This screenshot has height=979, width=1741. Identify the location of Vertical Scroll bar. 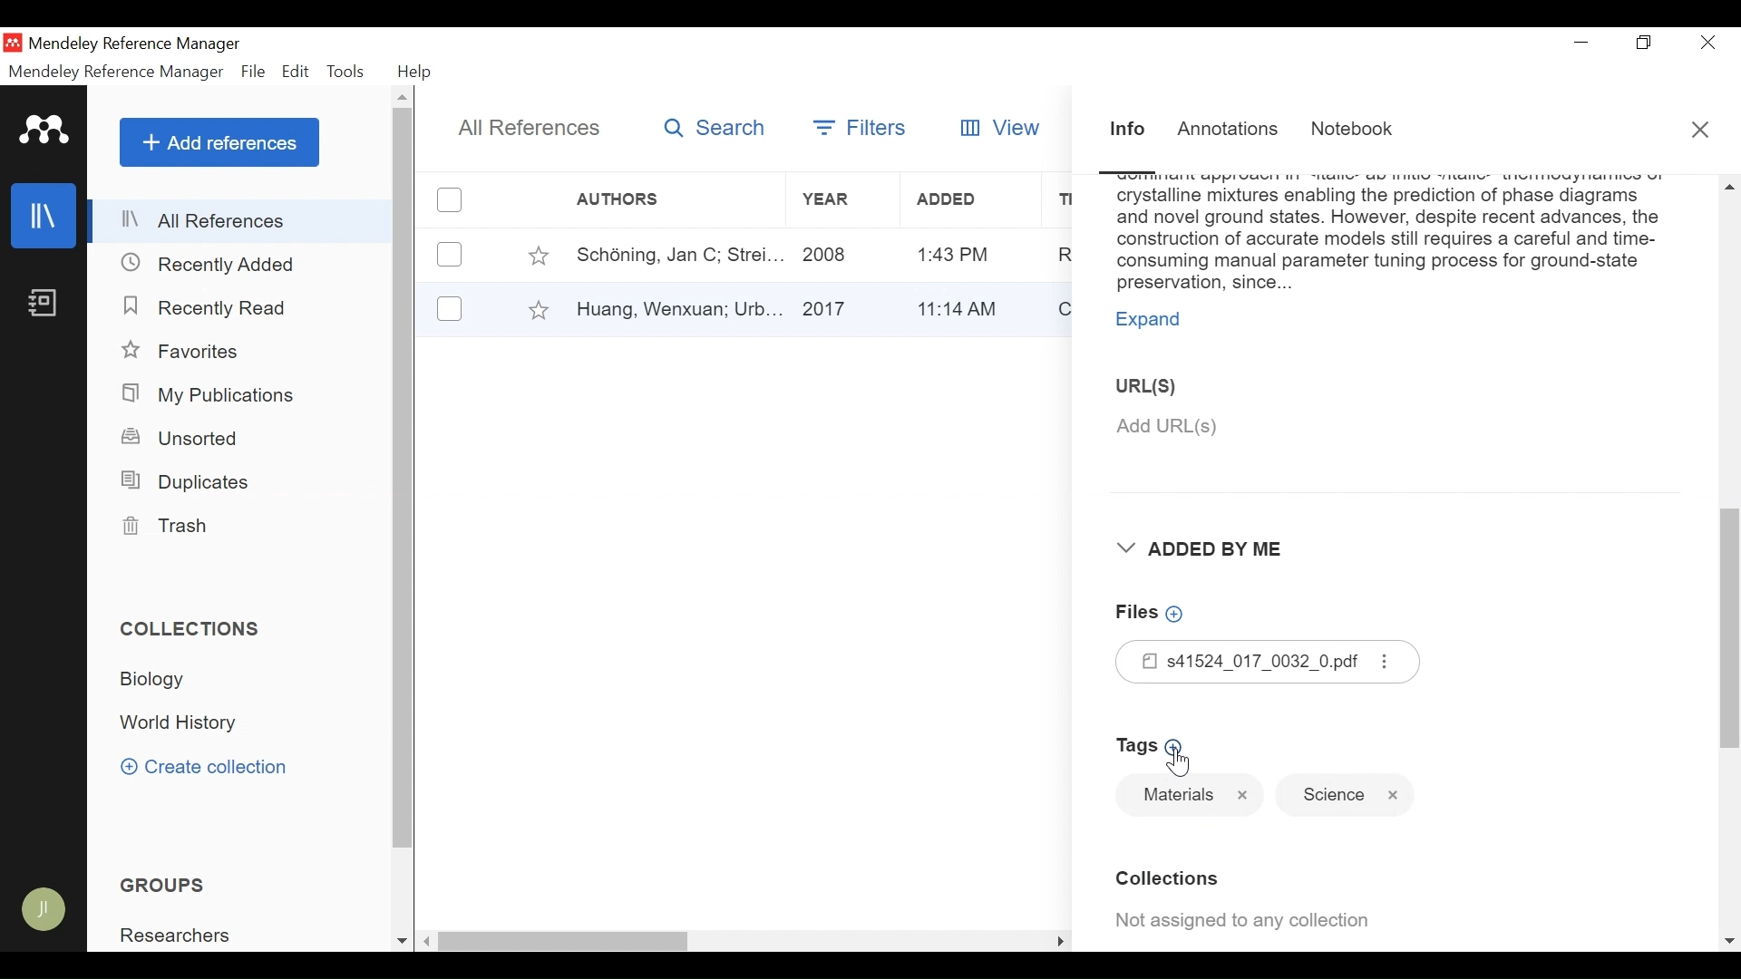
(404, 479).